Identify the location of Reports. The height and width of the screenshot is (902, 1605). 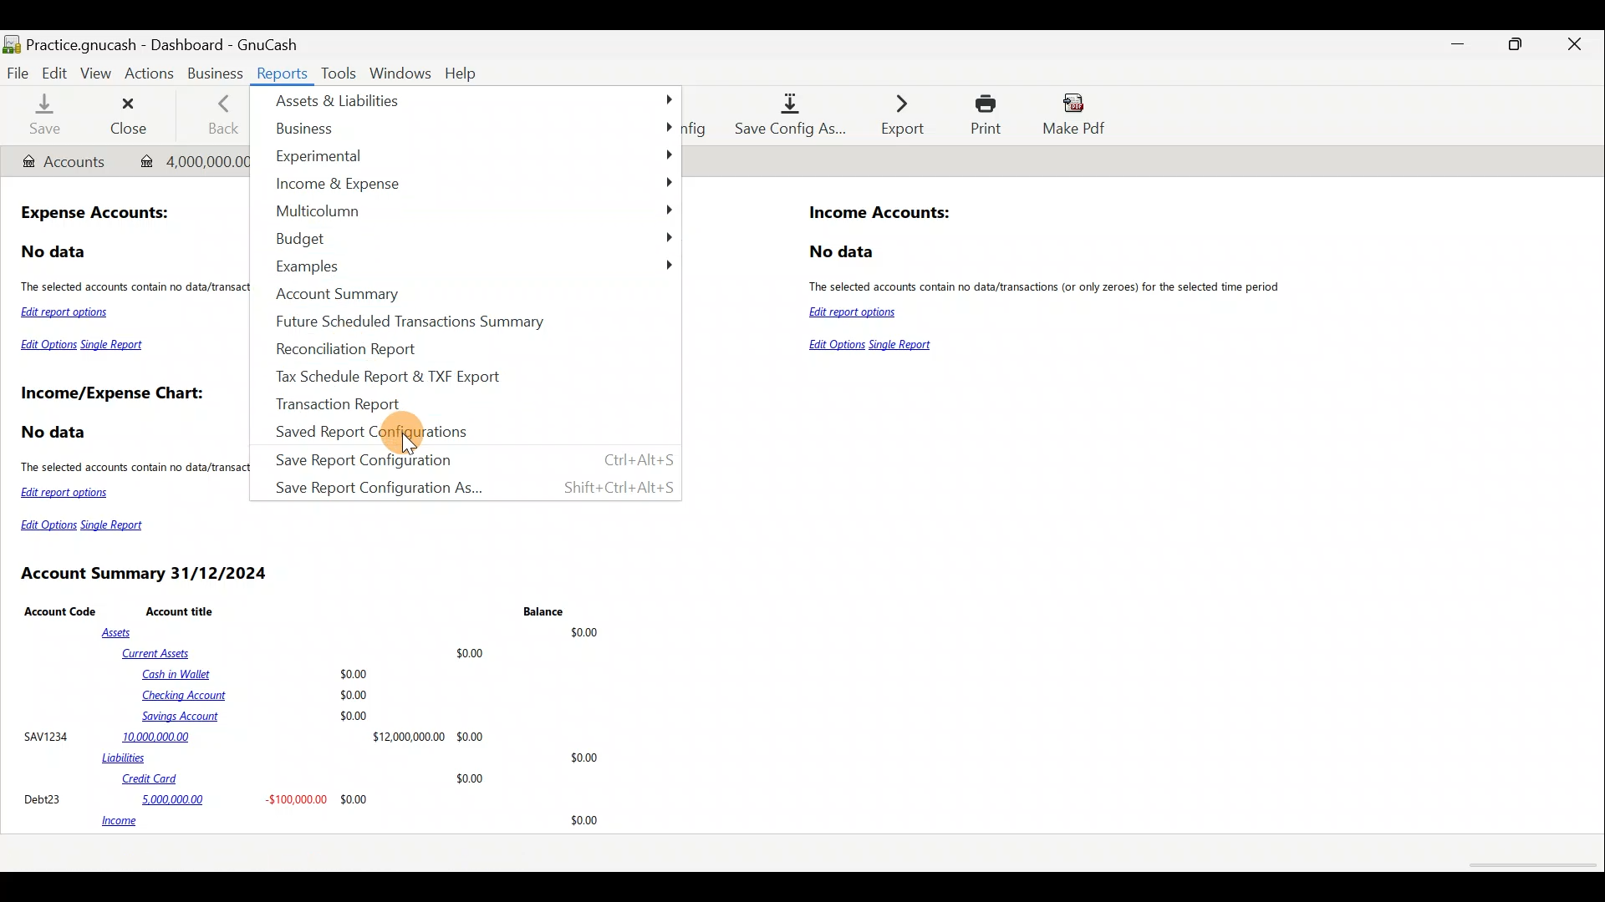
(280, 72).